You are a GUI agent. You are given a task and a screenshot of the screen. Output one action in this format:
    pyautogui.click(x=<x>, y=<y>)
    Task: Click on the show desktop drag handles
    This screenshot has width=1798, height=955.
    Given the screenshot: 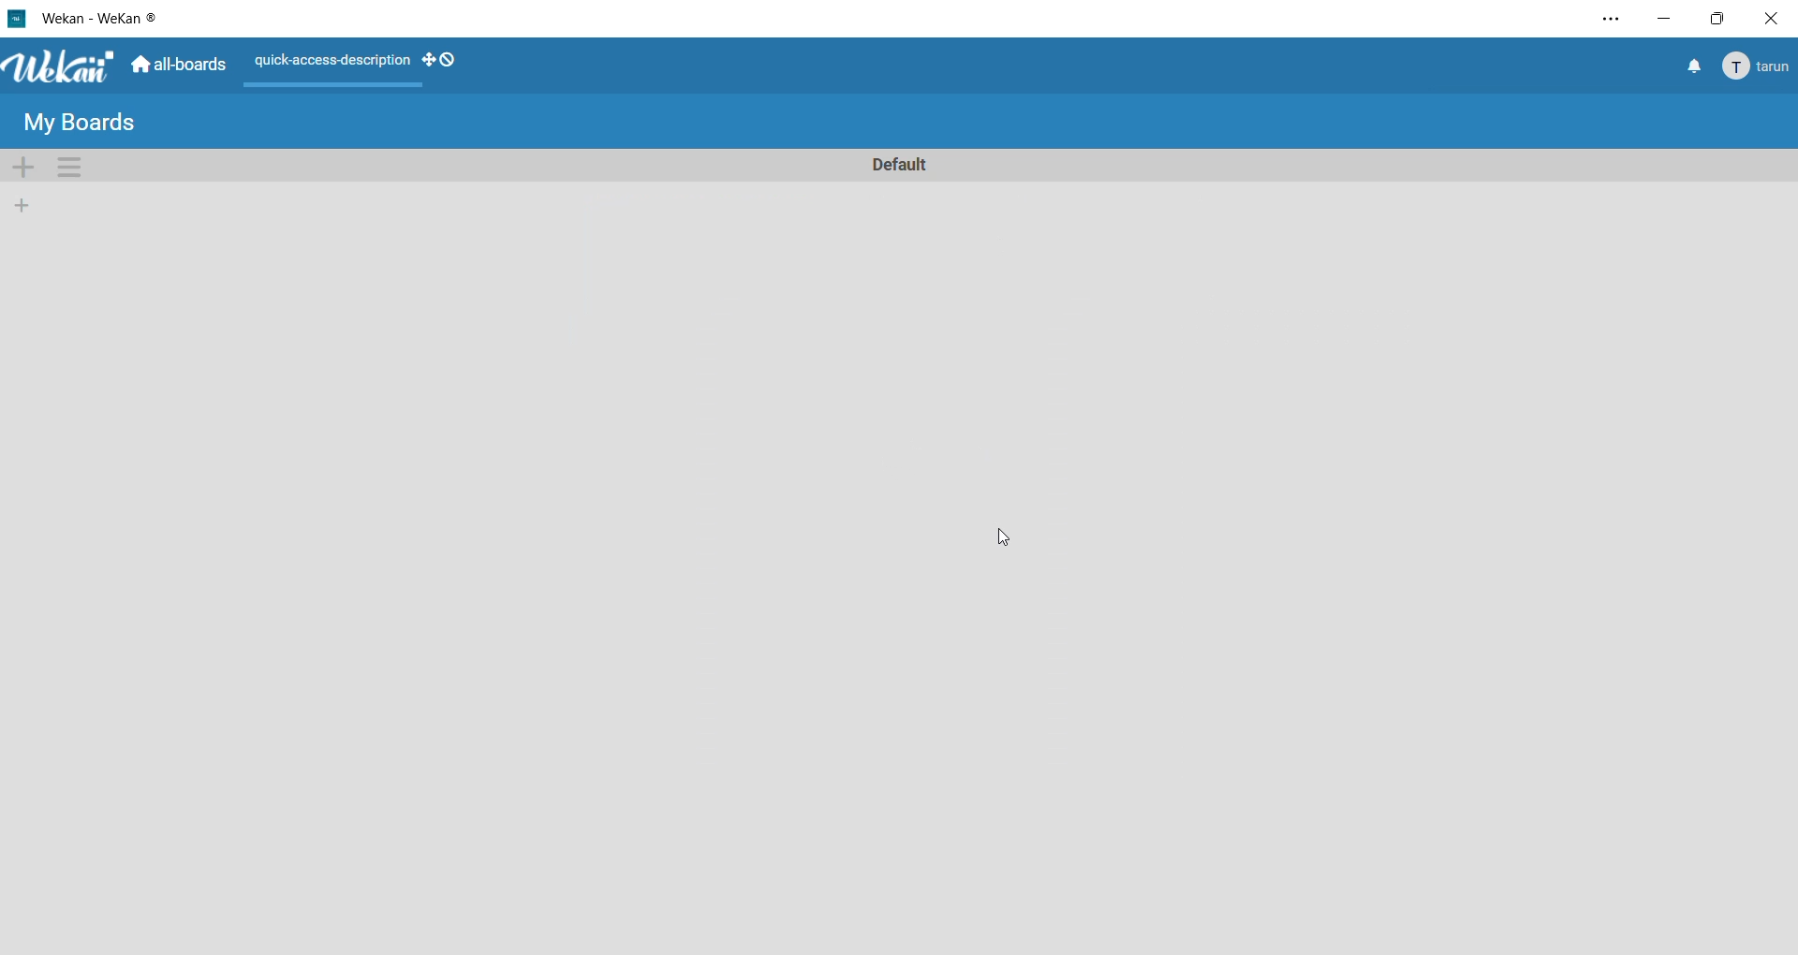 What is the action you would take?
    pyautogui.click(x=442, y=59)
    